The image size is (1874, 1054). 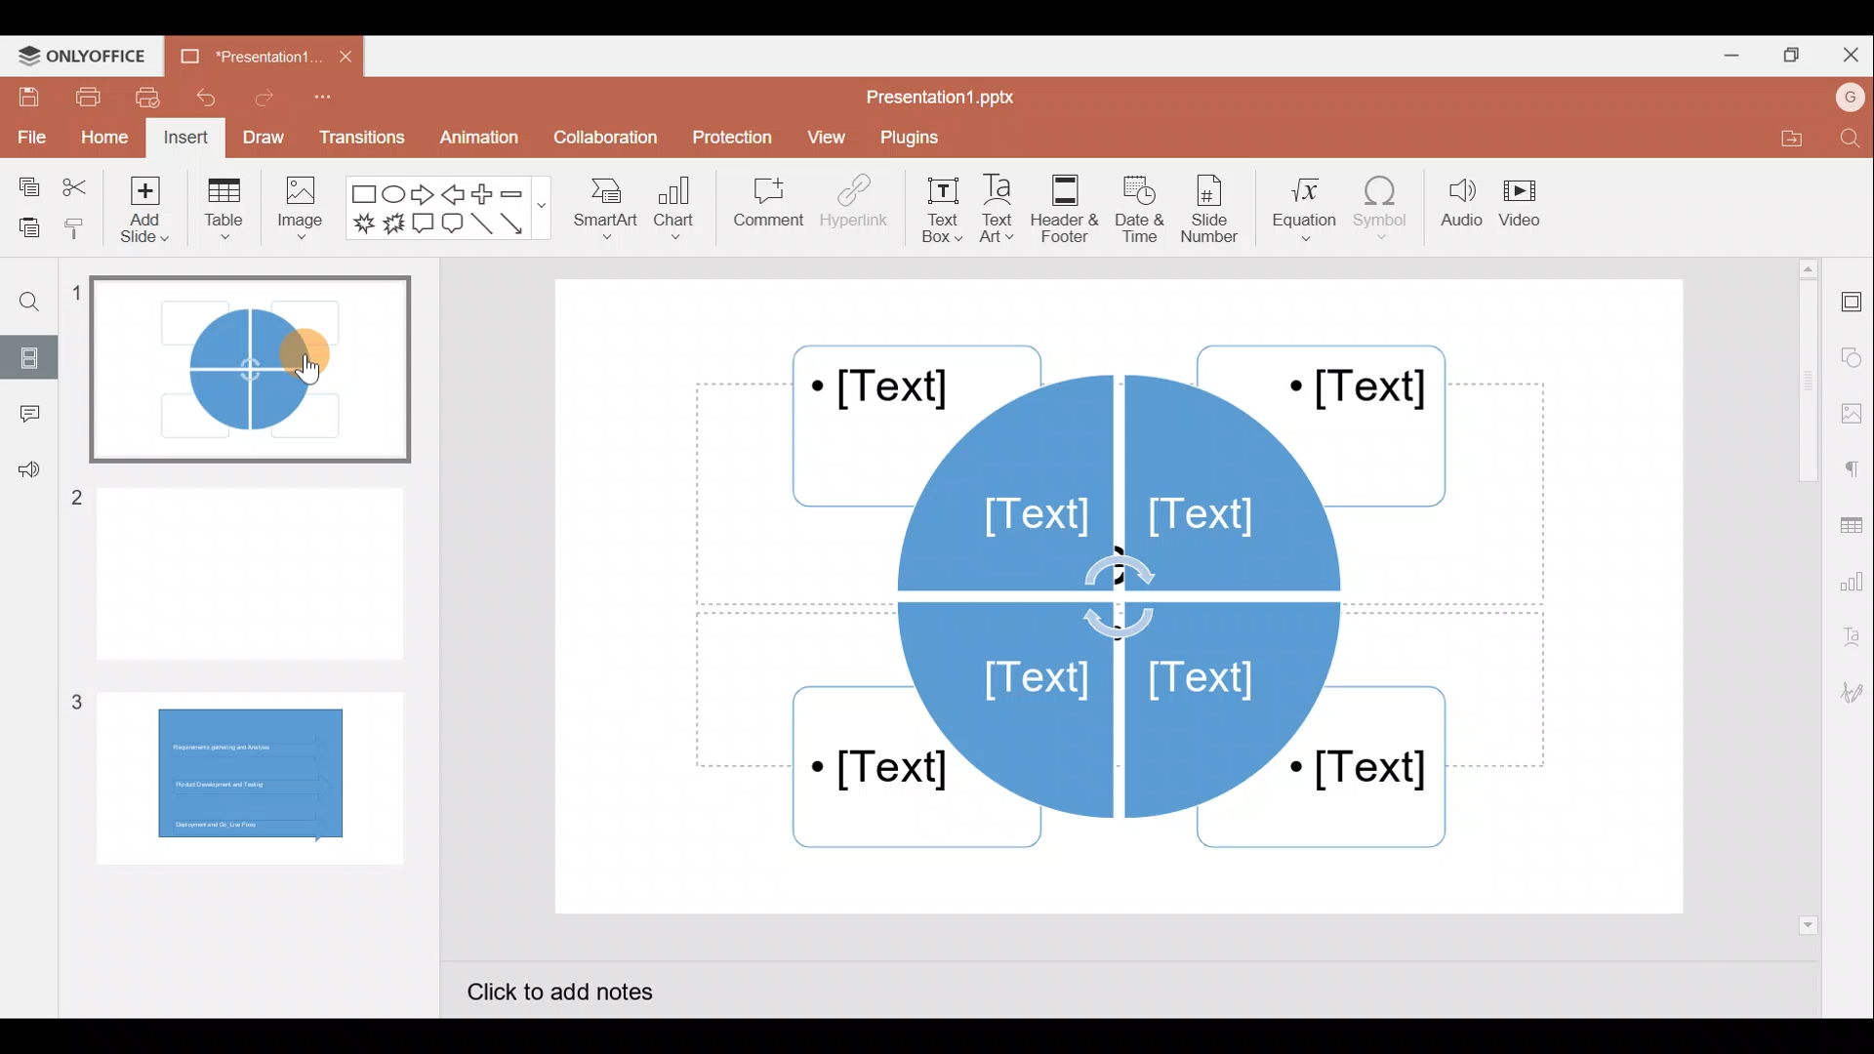 What do you see at coordinates (34, 353) in the screenshot?
I see `Slides` at bounding box center [34, 353].